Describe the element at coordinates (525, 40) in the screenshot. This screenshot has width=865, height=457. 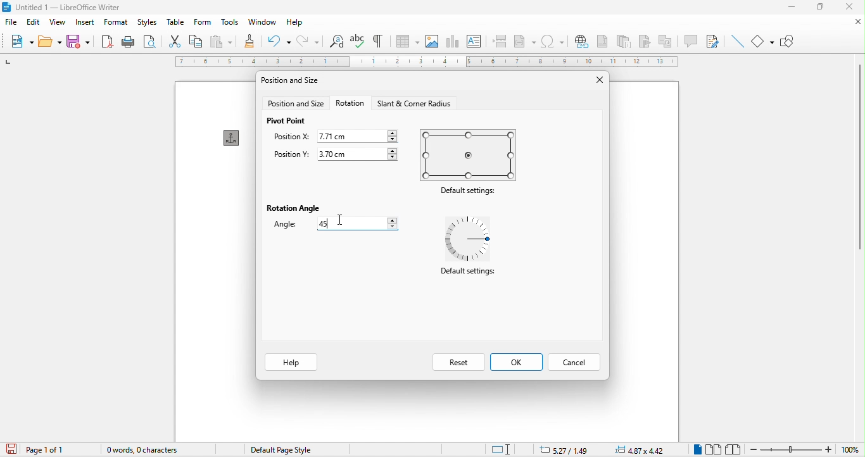
I see `field` at that location.